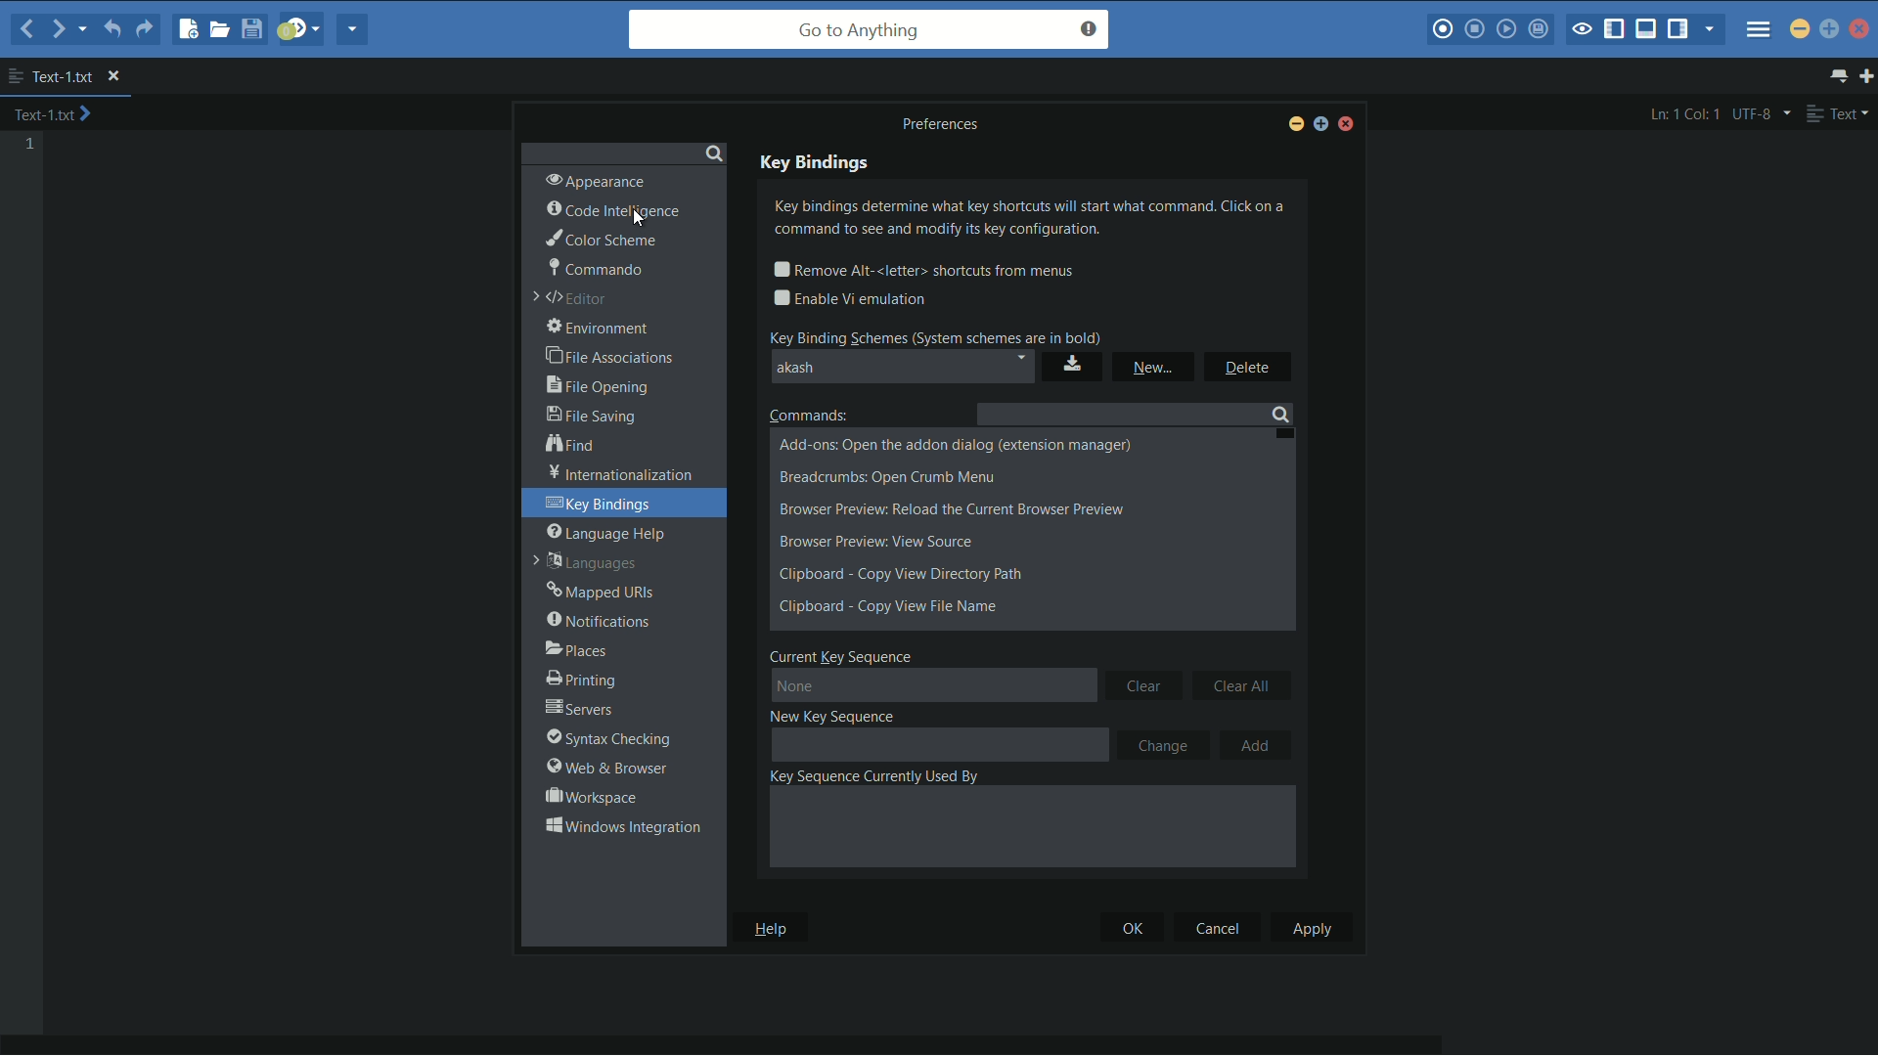  I want to click on Remove Alt-<letter> shortcuts from menus, so click(935, 269).